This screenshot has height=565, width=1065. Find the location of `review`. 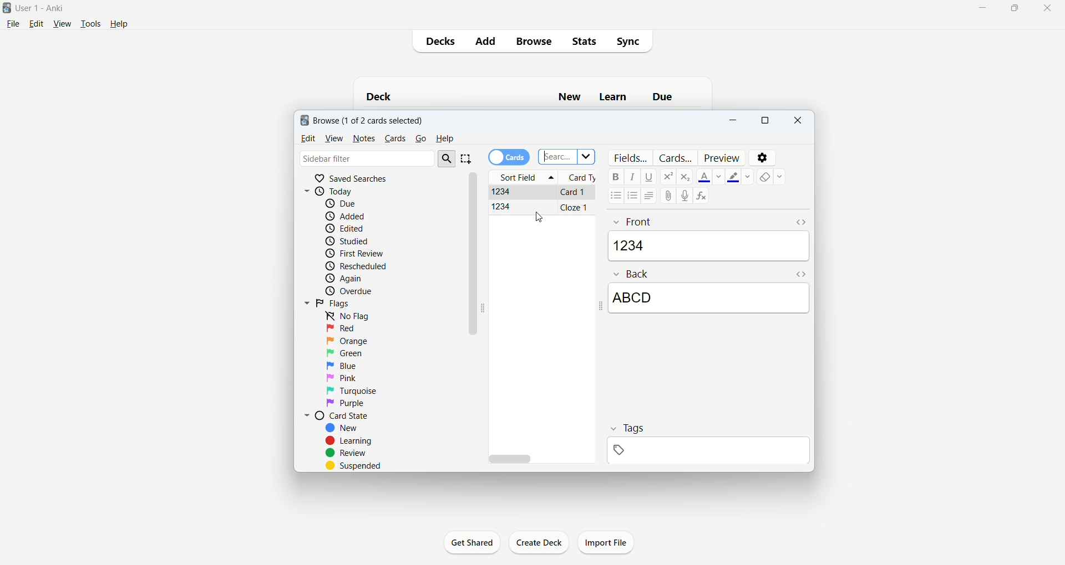

review is located at coordinates (346, 454).